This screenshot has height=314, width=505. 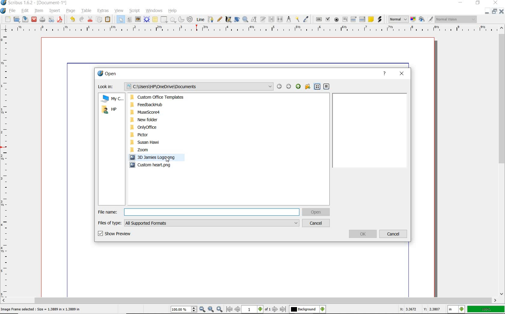 I want to click on 3D Jamies Logo.png, so click(x=157, y=157).